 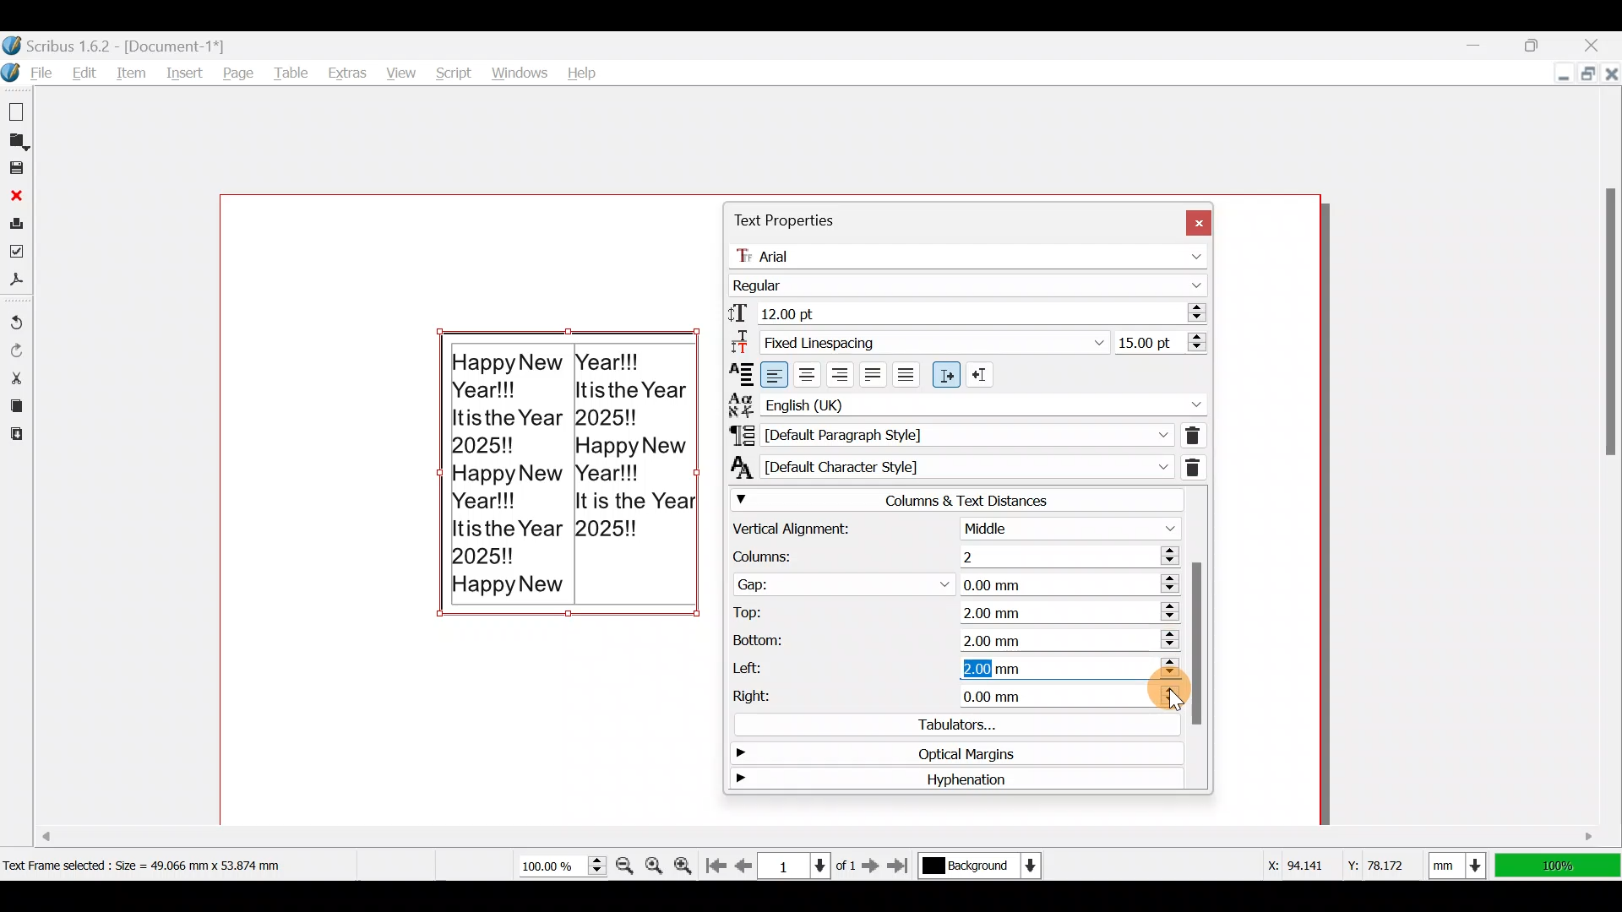 I want to click on Gap, so click(x=952, y=580).